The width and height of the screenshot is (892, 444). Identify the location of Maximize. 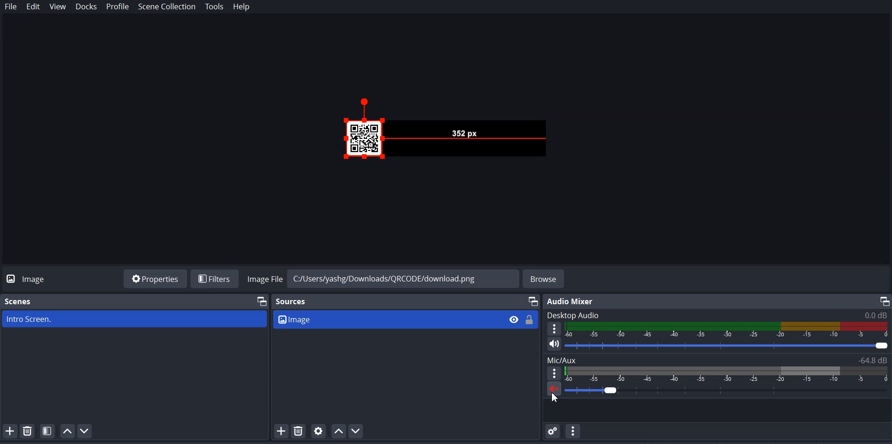
(262, 300).